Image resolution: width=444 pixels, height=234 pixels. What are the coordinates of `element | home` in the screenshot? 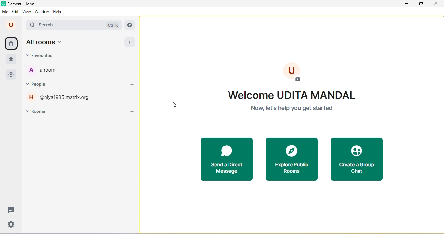 It's located at (22, 4).